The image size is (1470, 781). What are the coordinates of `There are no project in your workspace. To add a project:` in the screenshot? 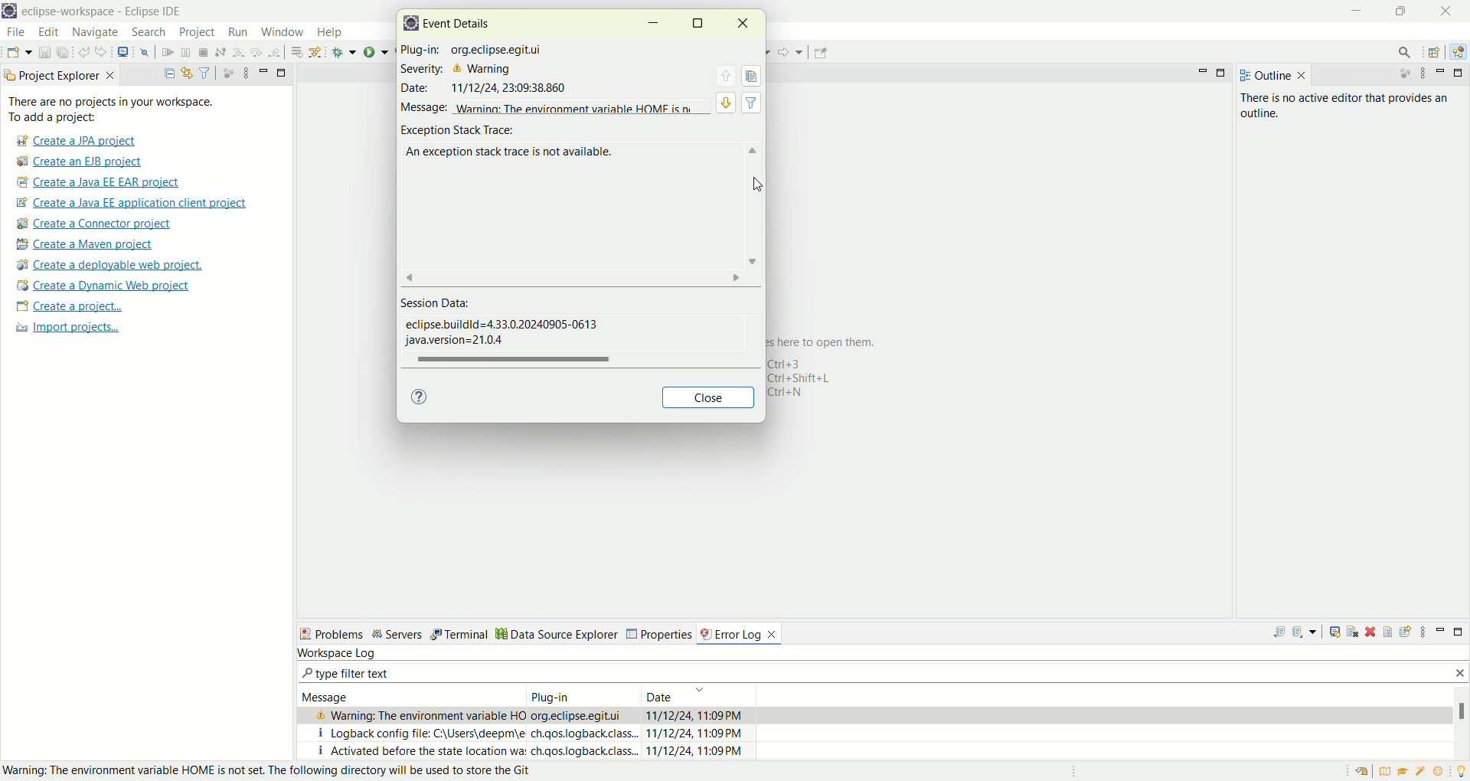 It's located at (129, 109).